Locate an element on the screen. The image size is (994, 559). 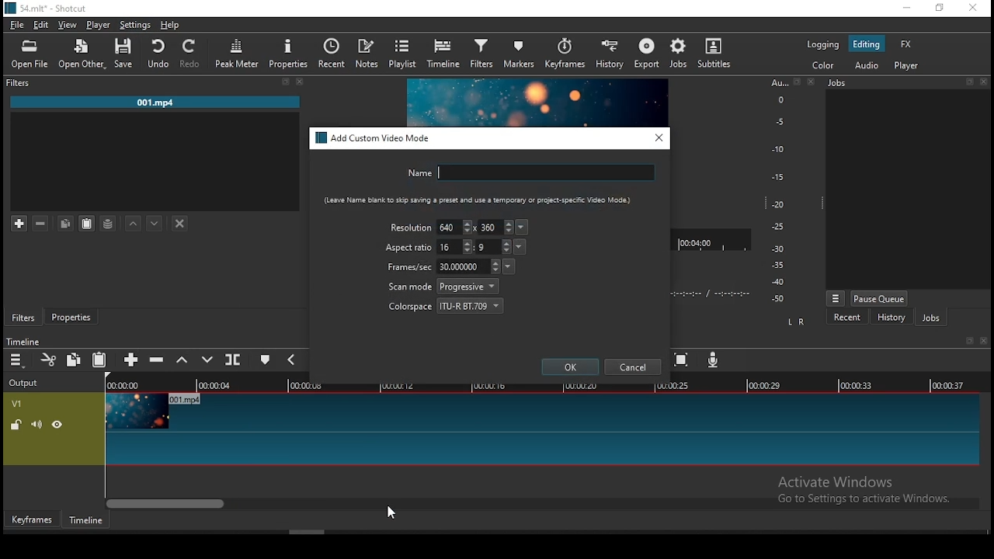
scan mode is located at coordinates (443, 286).